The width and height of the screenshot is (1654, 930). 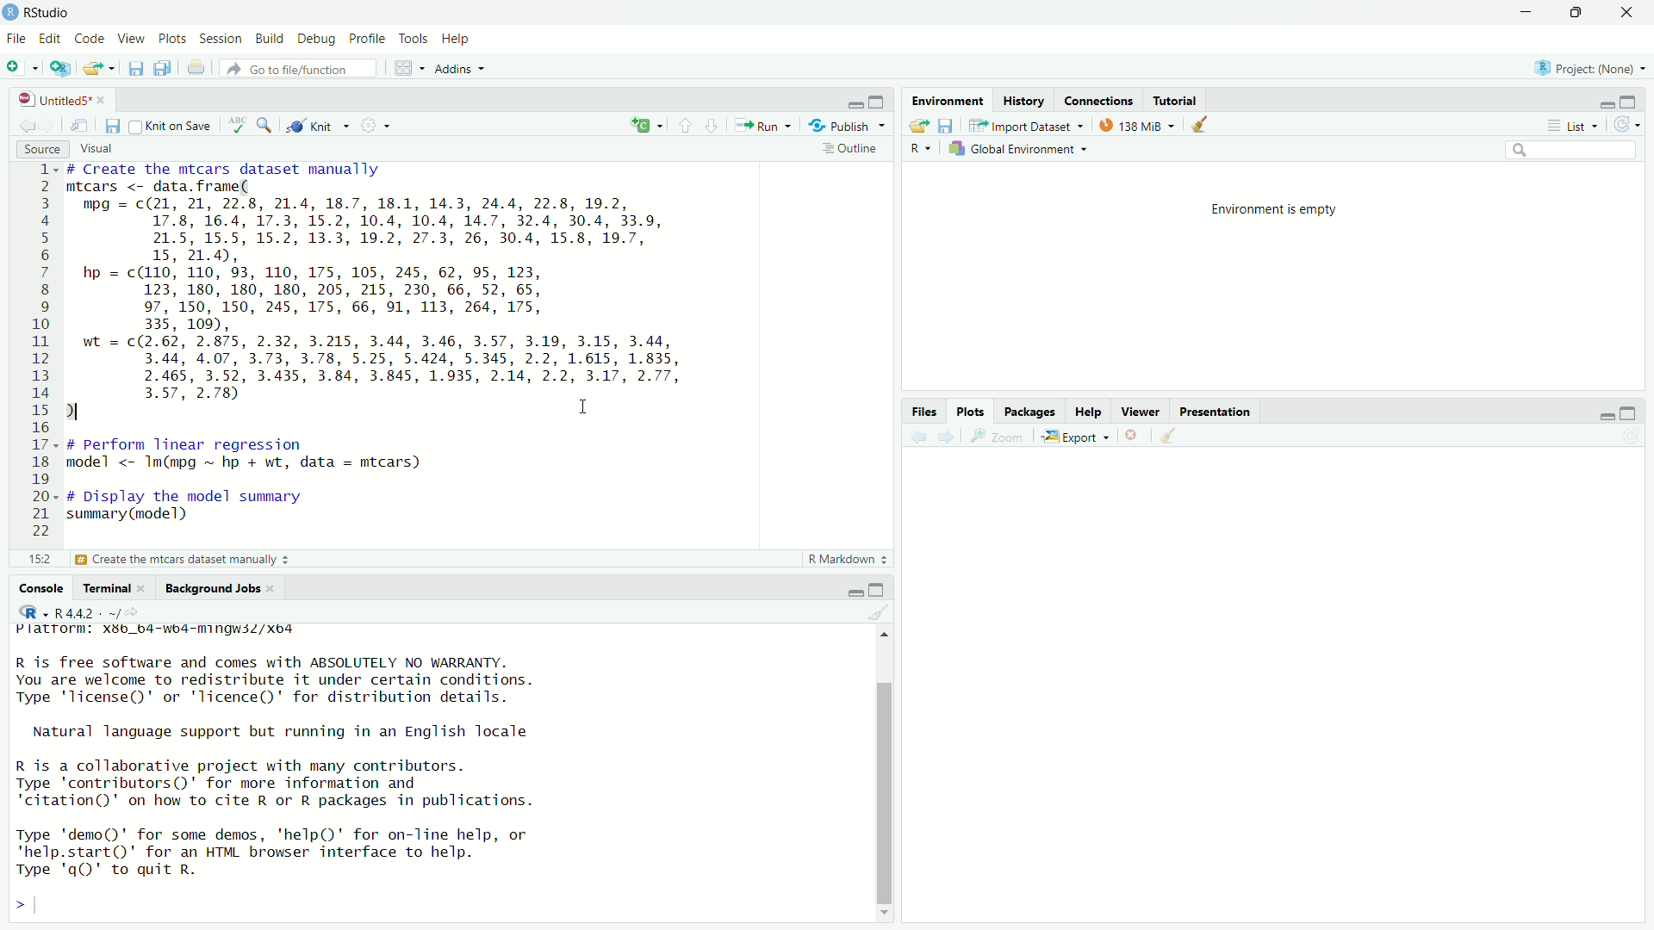 I want to click on plots, so click(x=172, y=39).